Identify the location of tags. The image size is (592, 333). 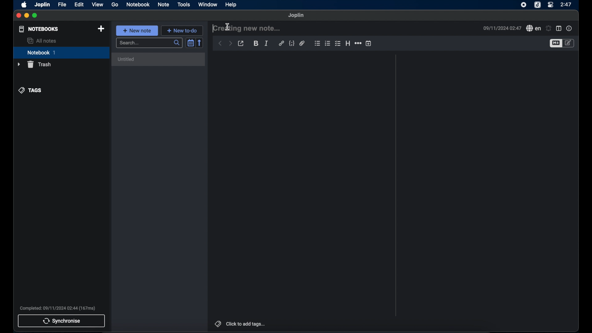
(30, 90).